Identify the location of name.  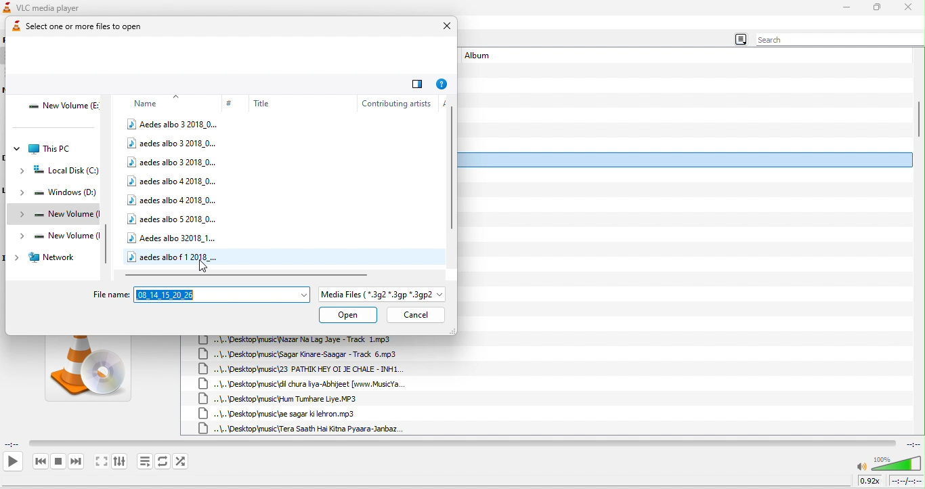
(154, 102).